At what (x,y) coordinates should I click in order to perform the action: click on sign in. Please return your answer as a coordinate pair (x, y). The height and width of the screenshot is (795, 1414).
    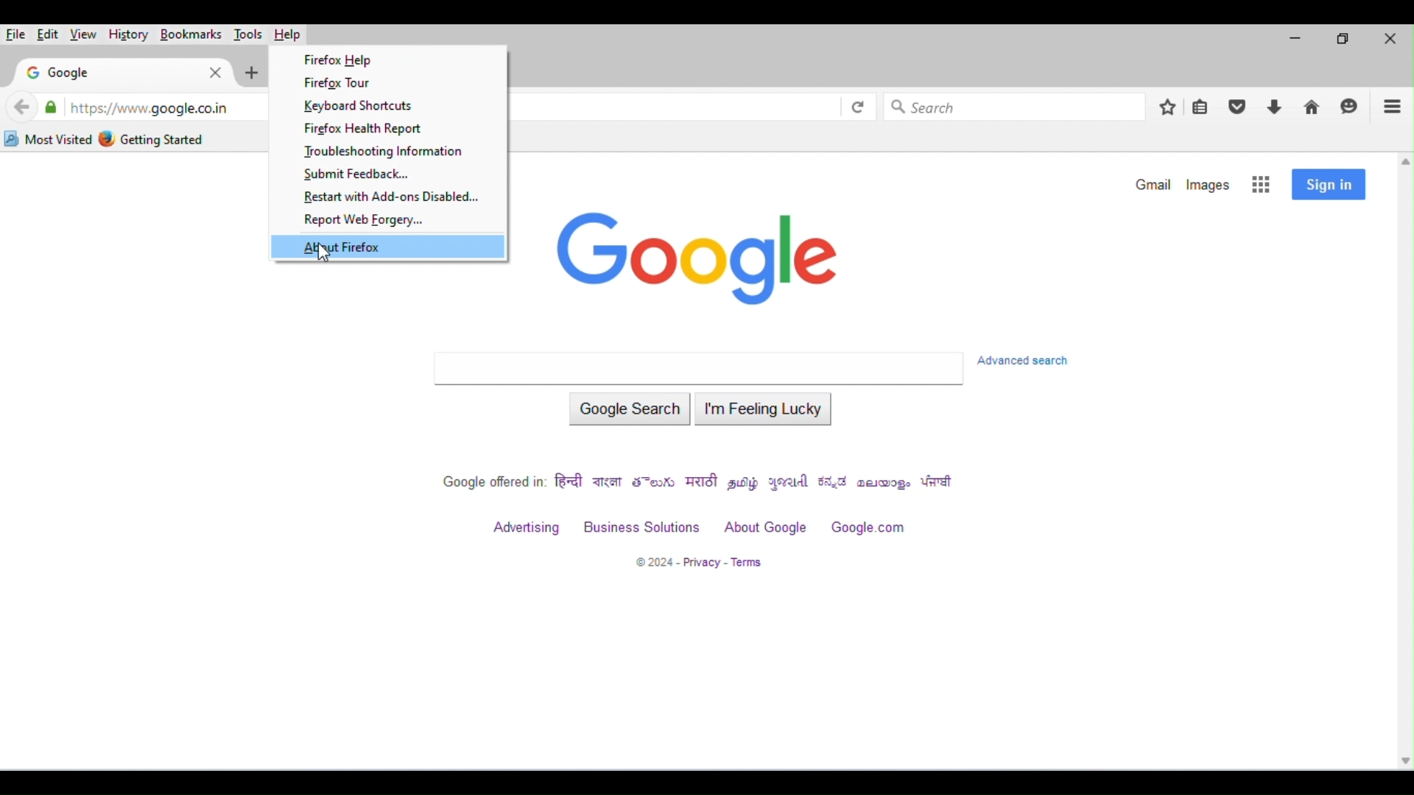
    Looking at the image, I should click on (1329, 185).